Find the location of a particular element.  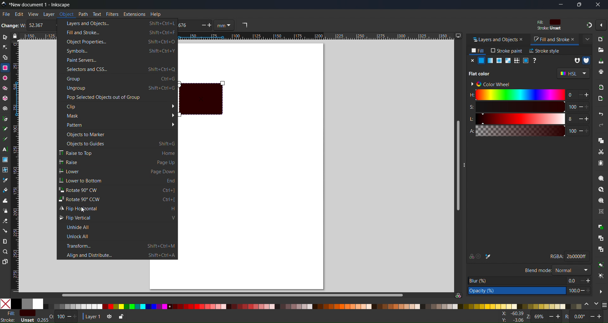

Pattern is located at coordinates (117, 124).